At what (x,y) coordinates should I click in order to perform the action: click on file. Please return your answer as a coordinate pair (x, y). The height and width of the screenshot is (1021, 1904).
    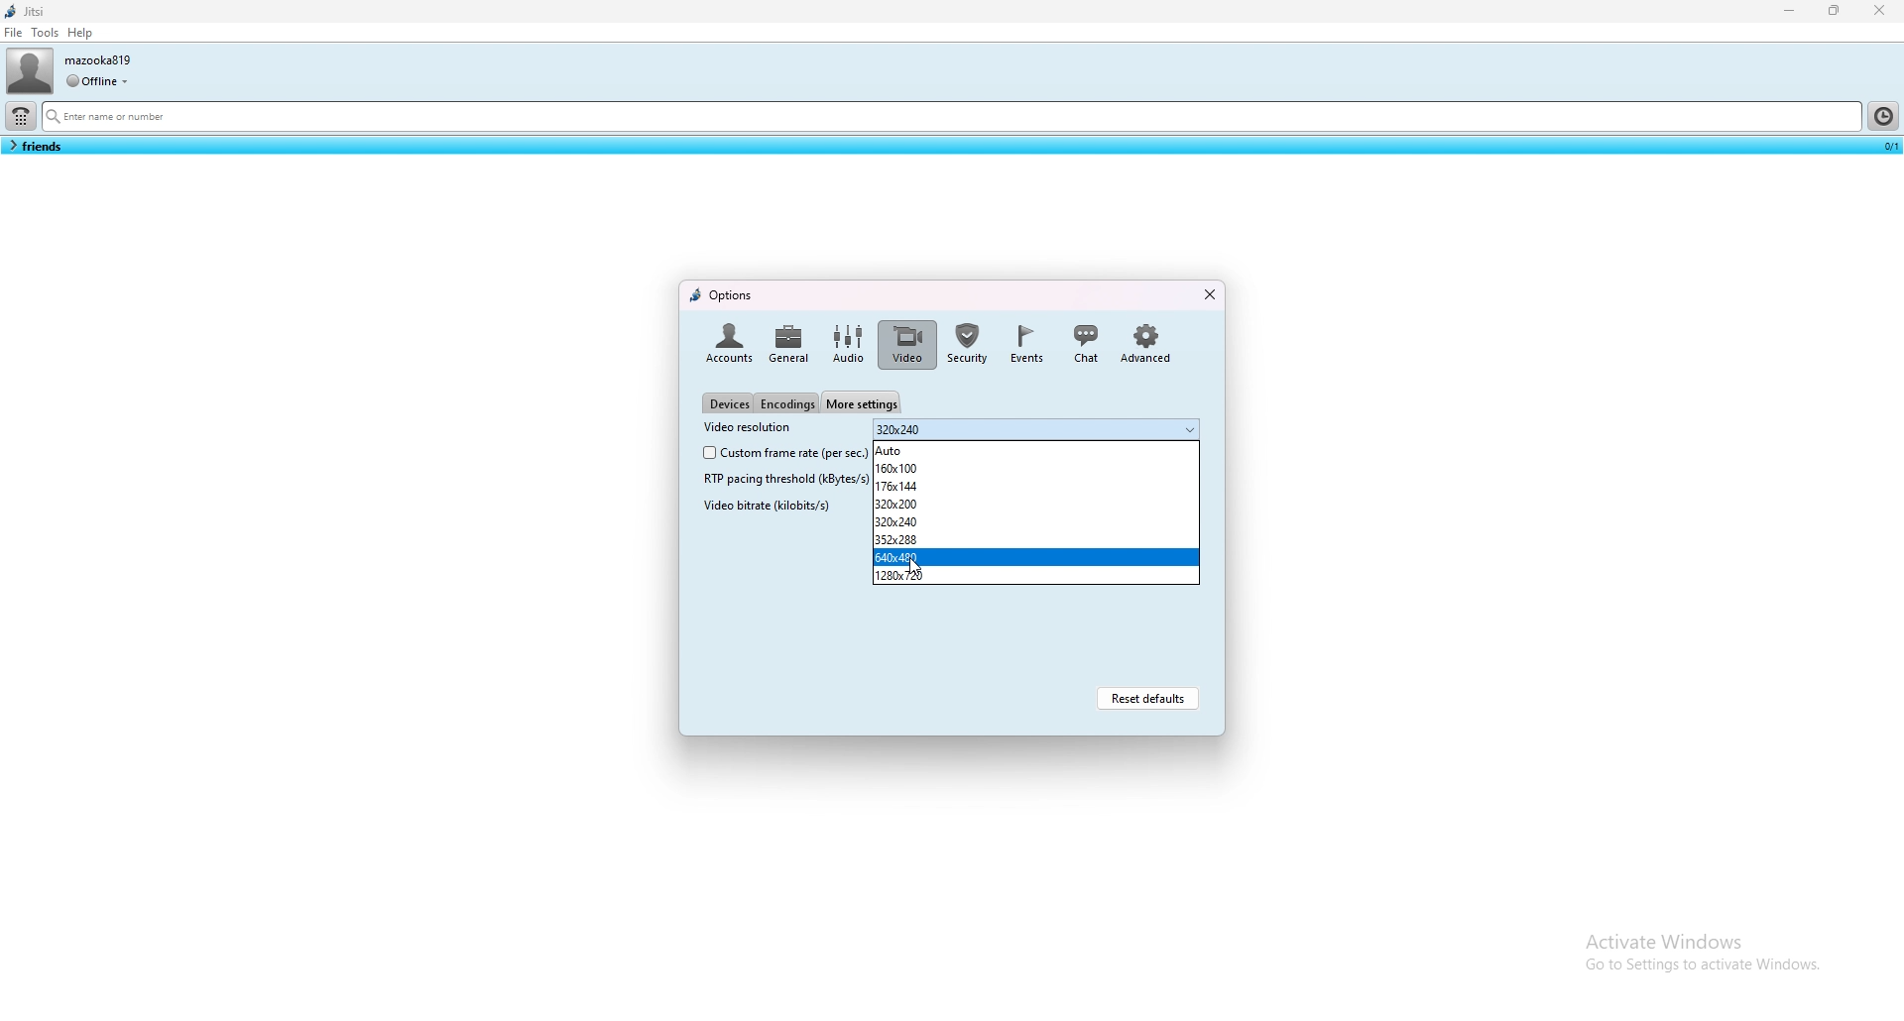
    Looking at the image, I should click on (14, 32).